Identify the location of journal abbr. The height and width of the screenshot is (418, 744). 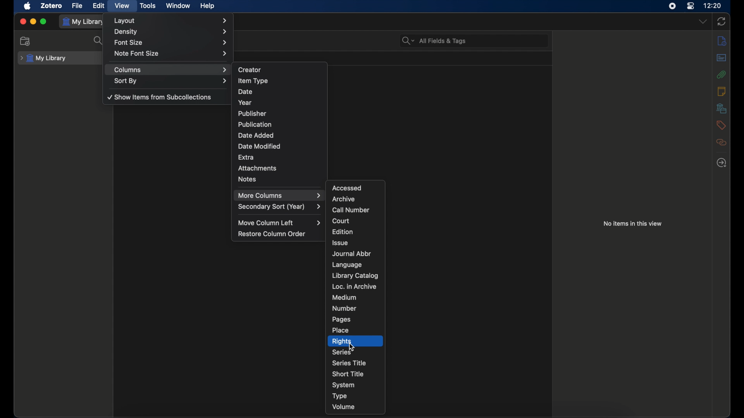
(351, 254).